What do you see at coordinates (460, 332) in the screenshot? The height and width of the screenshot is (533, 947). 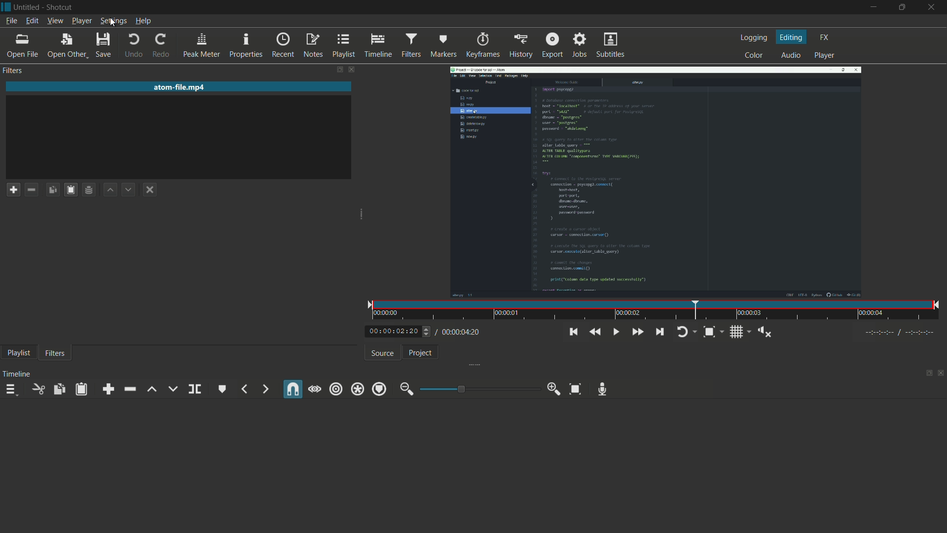 I see `total time` at bounding box center [460, 332].